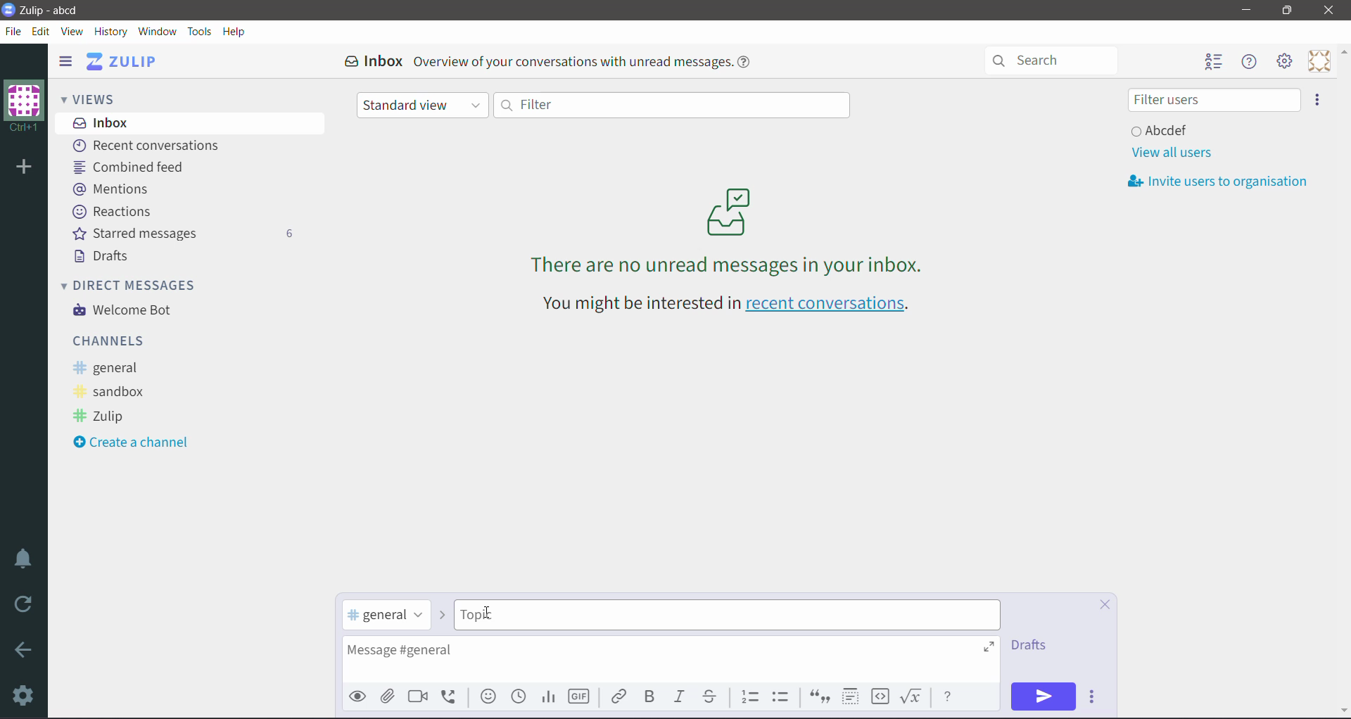  I want to click on Hide left sidebar, so click(65, 61).